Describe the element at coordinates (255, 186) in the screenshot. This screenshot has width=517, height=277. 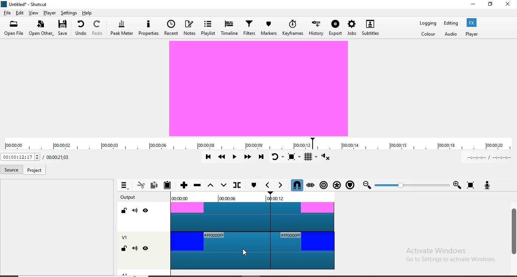
I see `create/edit marker` at that location.